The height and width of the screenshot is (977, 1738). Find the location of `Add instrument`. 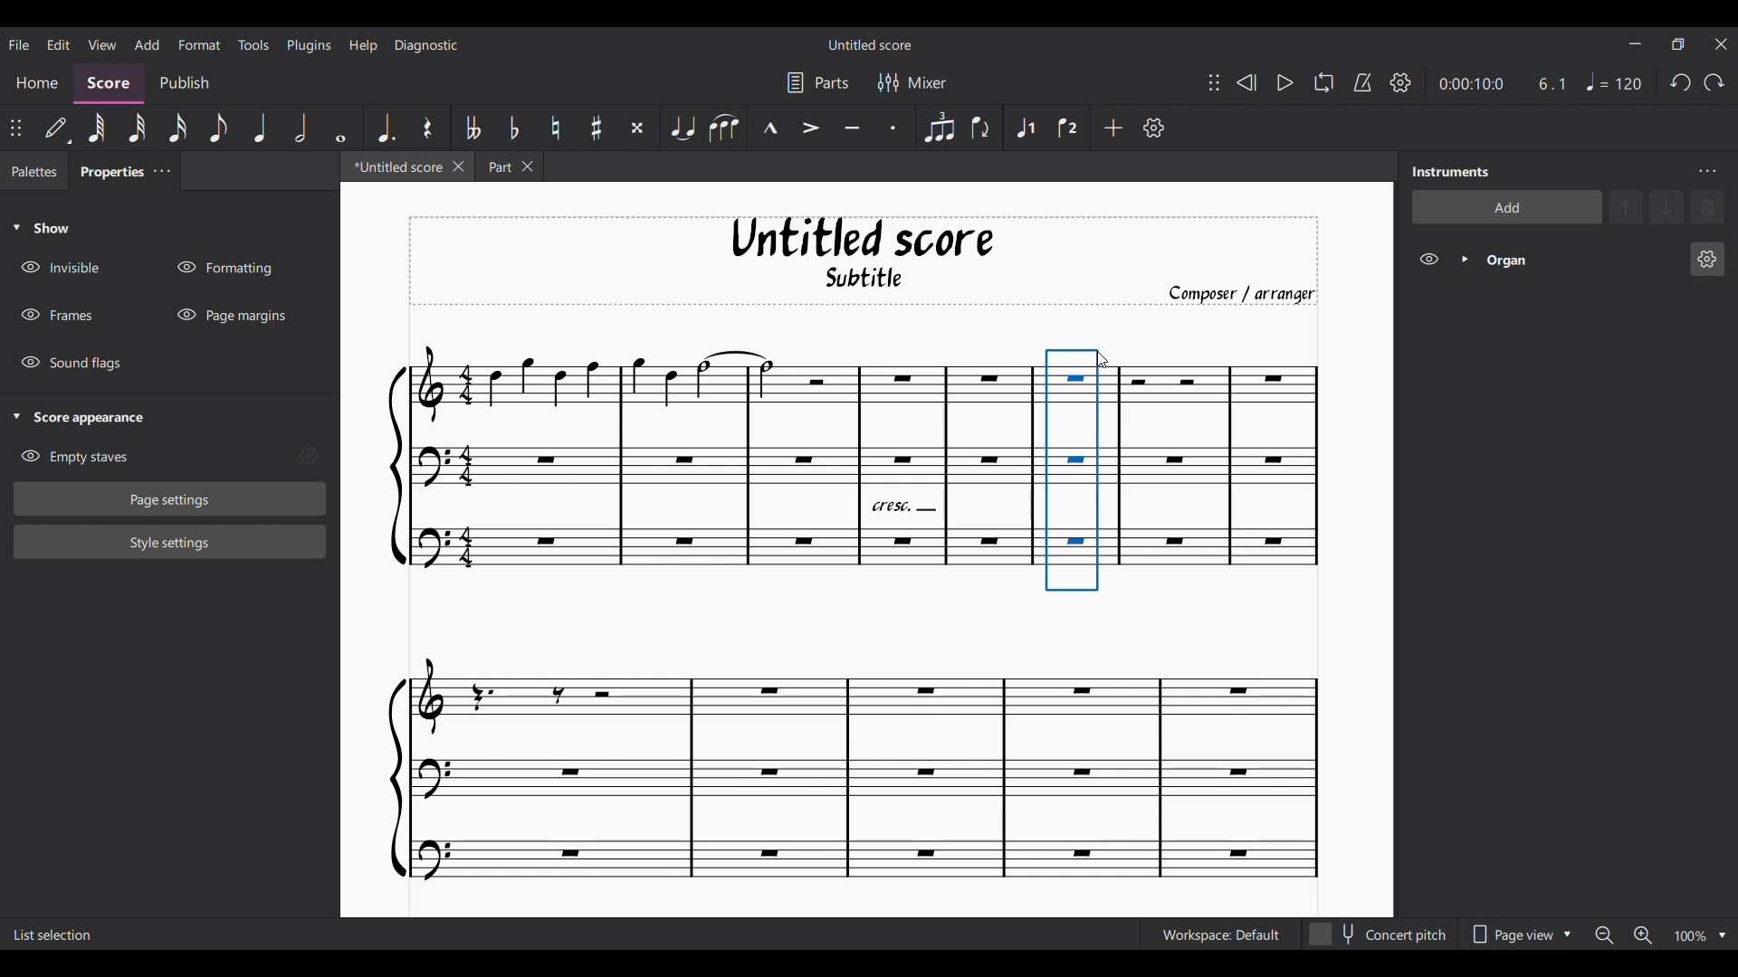

Add instrument is located at coordinates (1506, 206).